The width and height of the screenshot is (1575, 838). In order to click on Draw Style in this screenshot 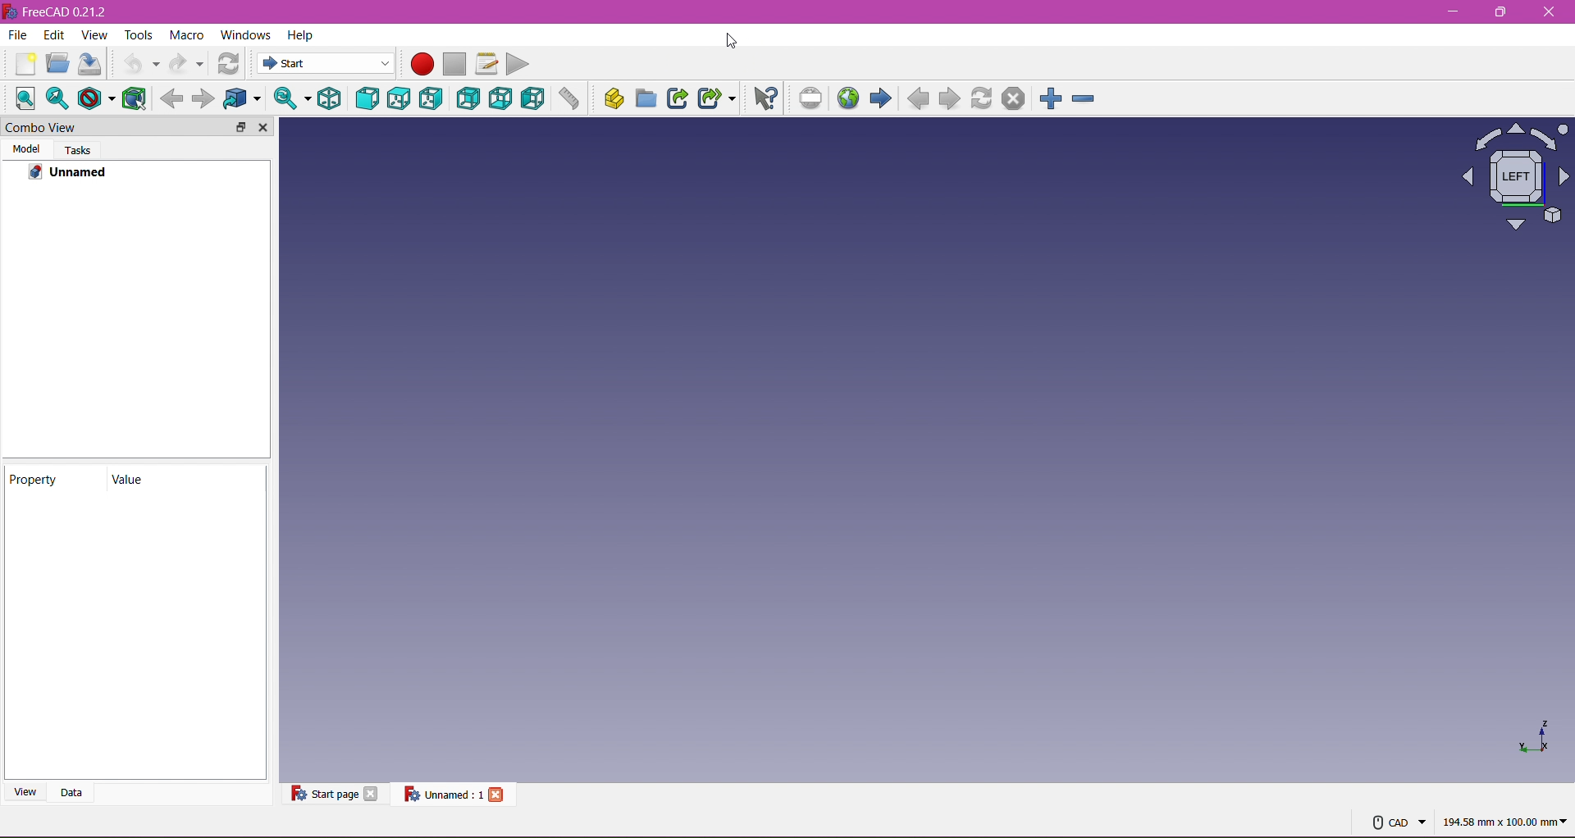, I will do `click(96, 100)`.